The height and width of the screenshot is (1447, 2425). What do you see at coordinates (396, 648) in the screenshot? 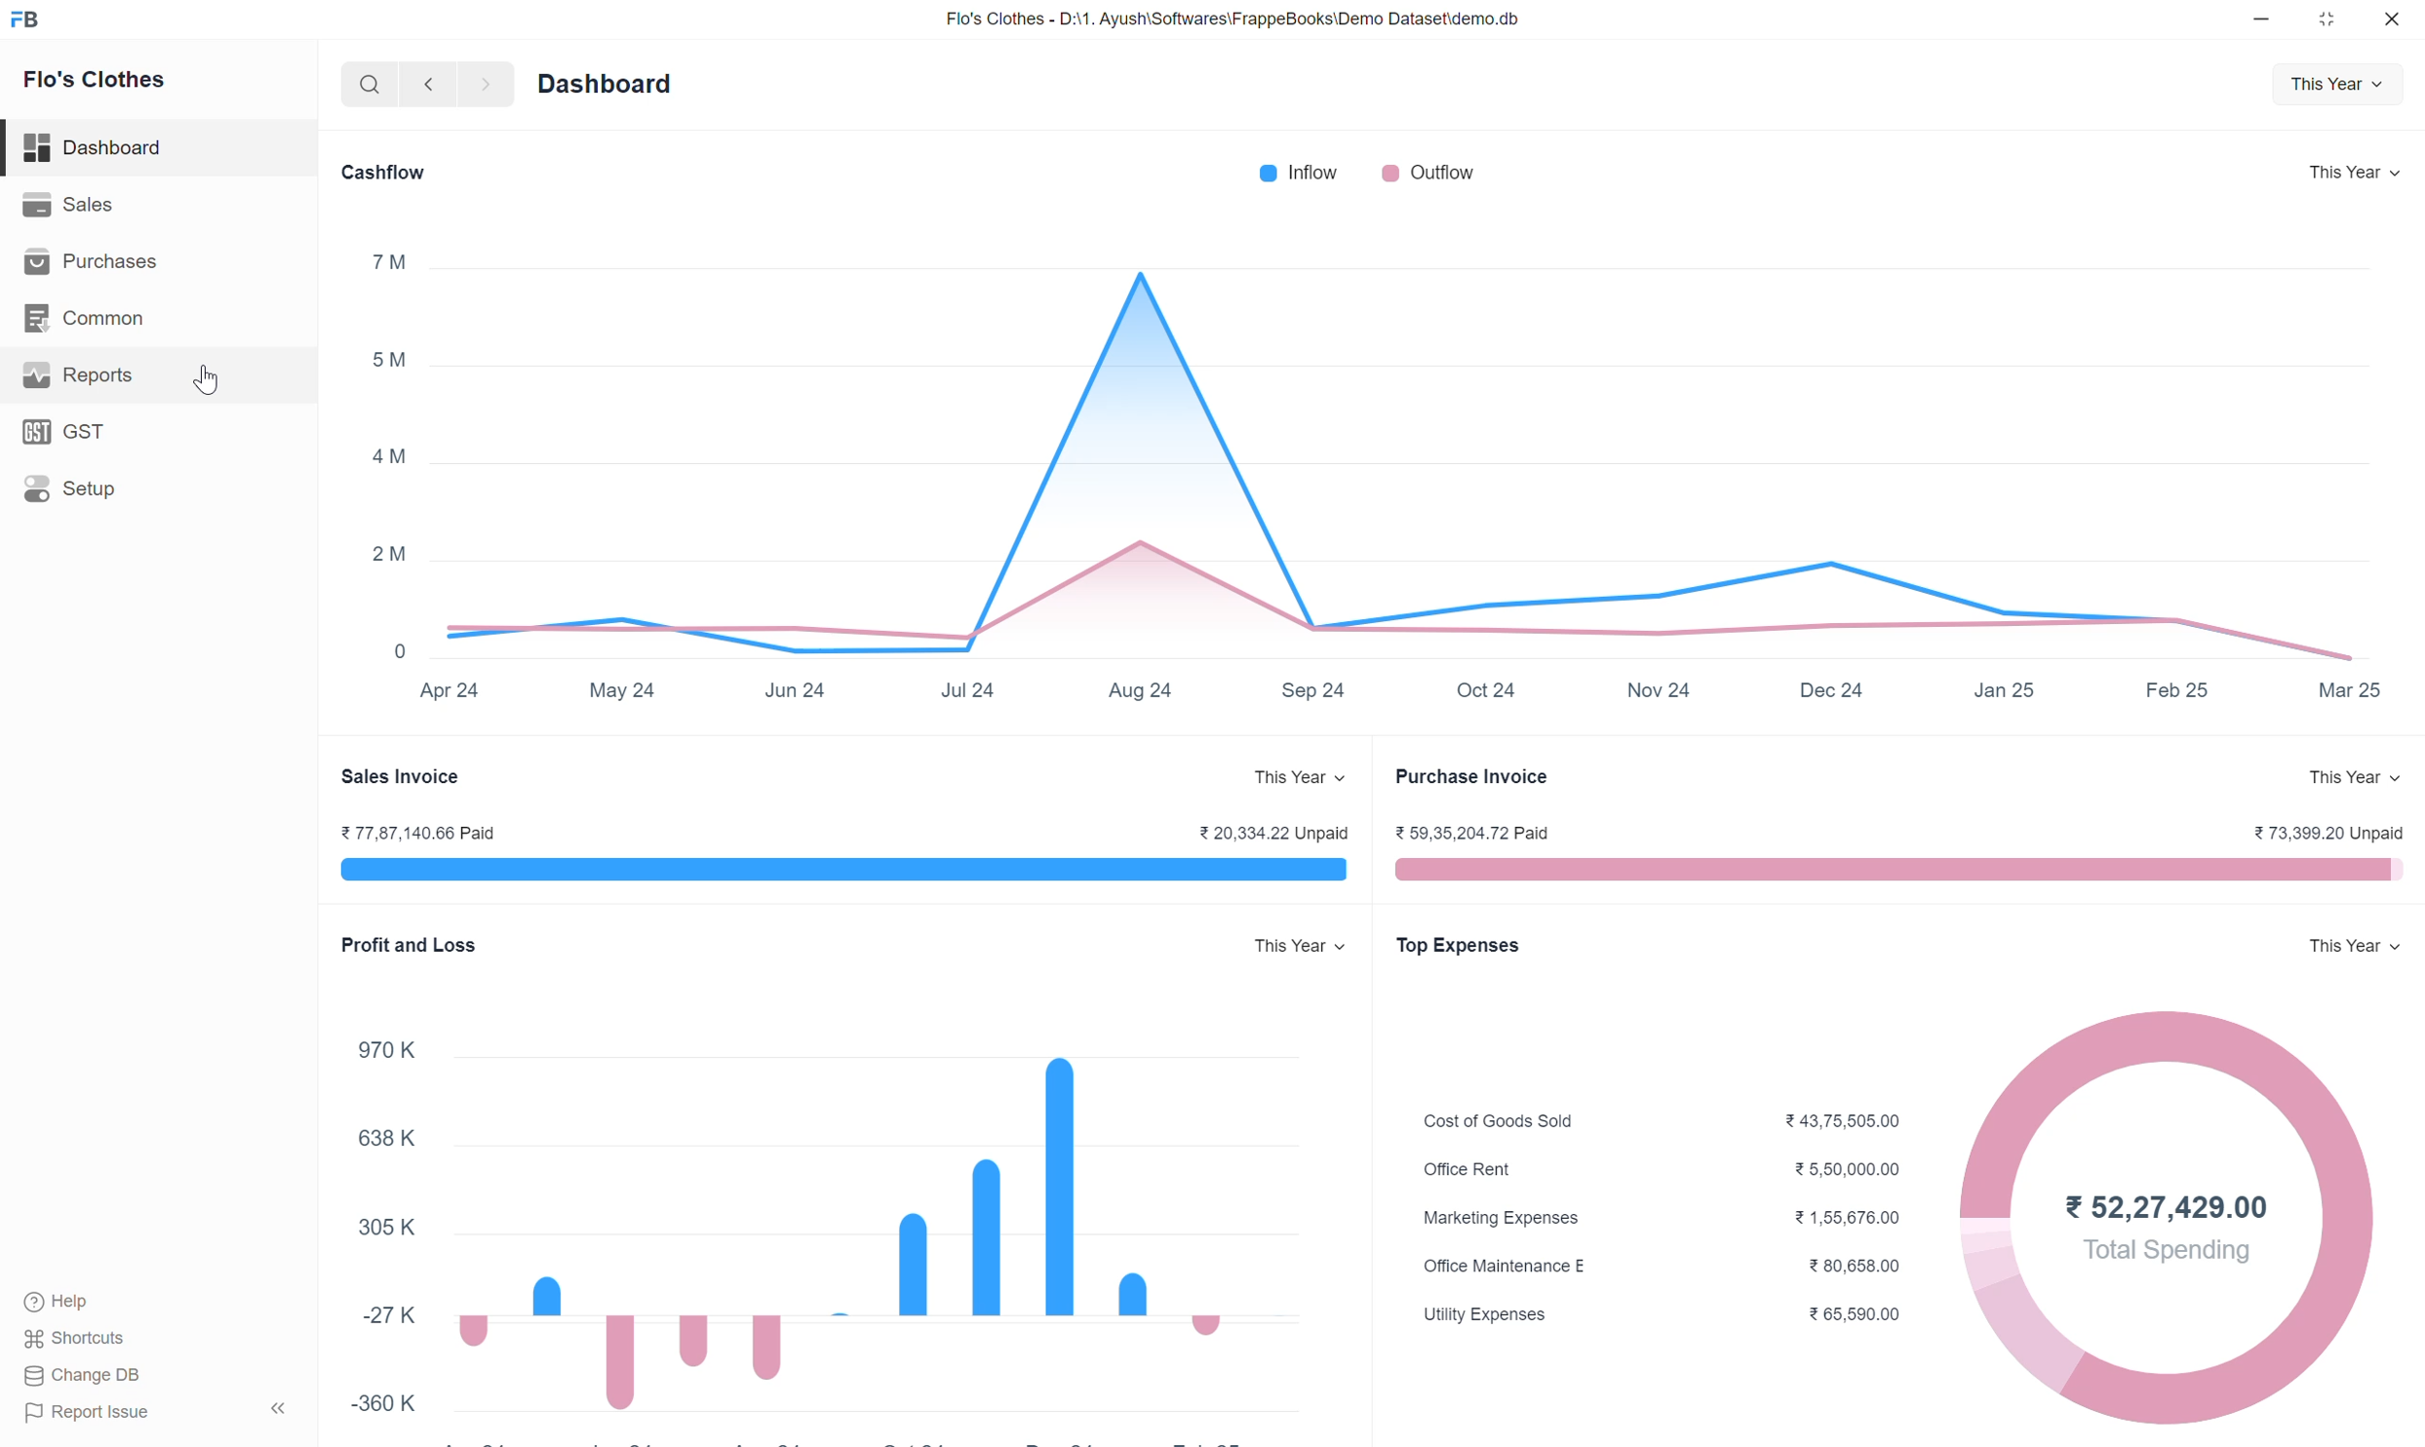
I see `0` at bounding box center [396, 648].